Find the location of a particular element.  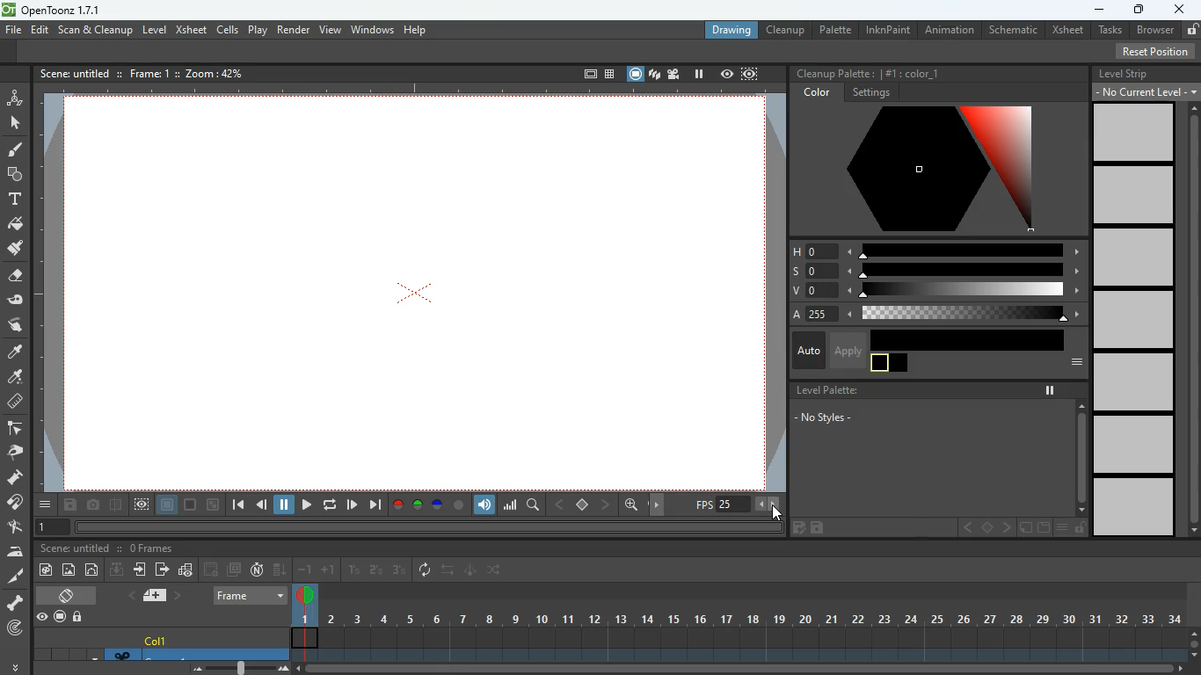

reverse is located at coordinates (425, 571).